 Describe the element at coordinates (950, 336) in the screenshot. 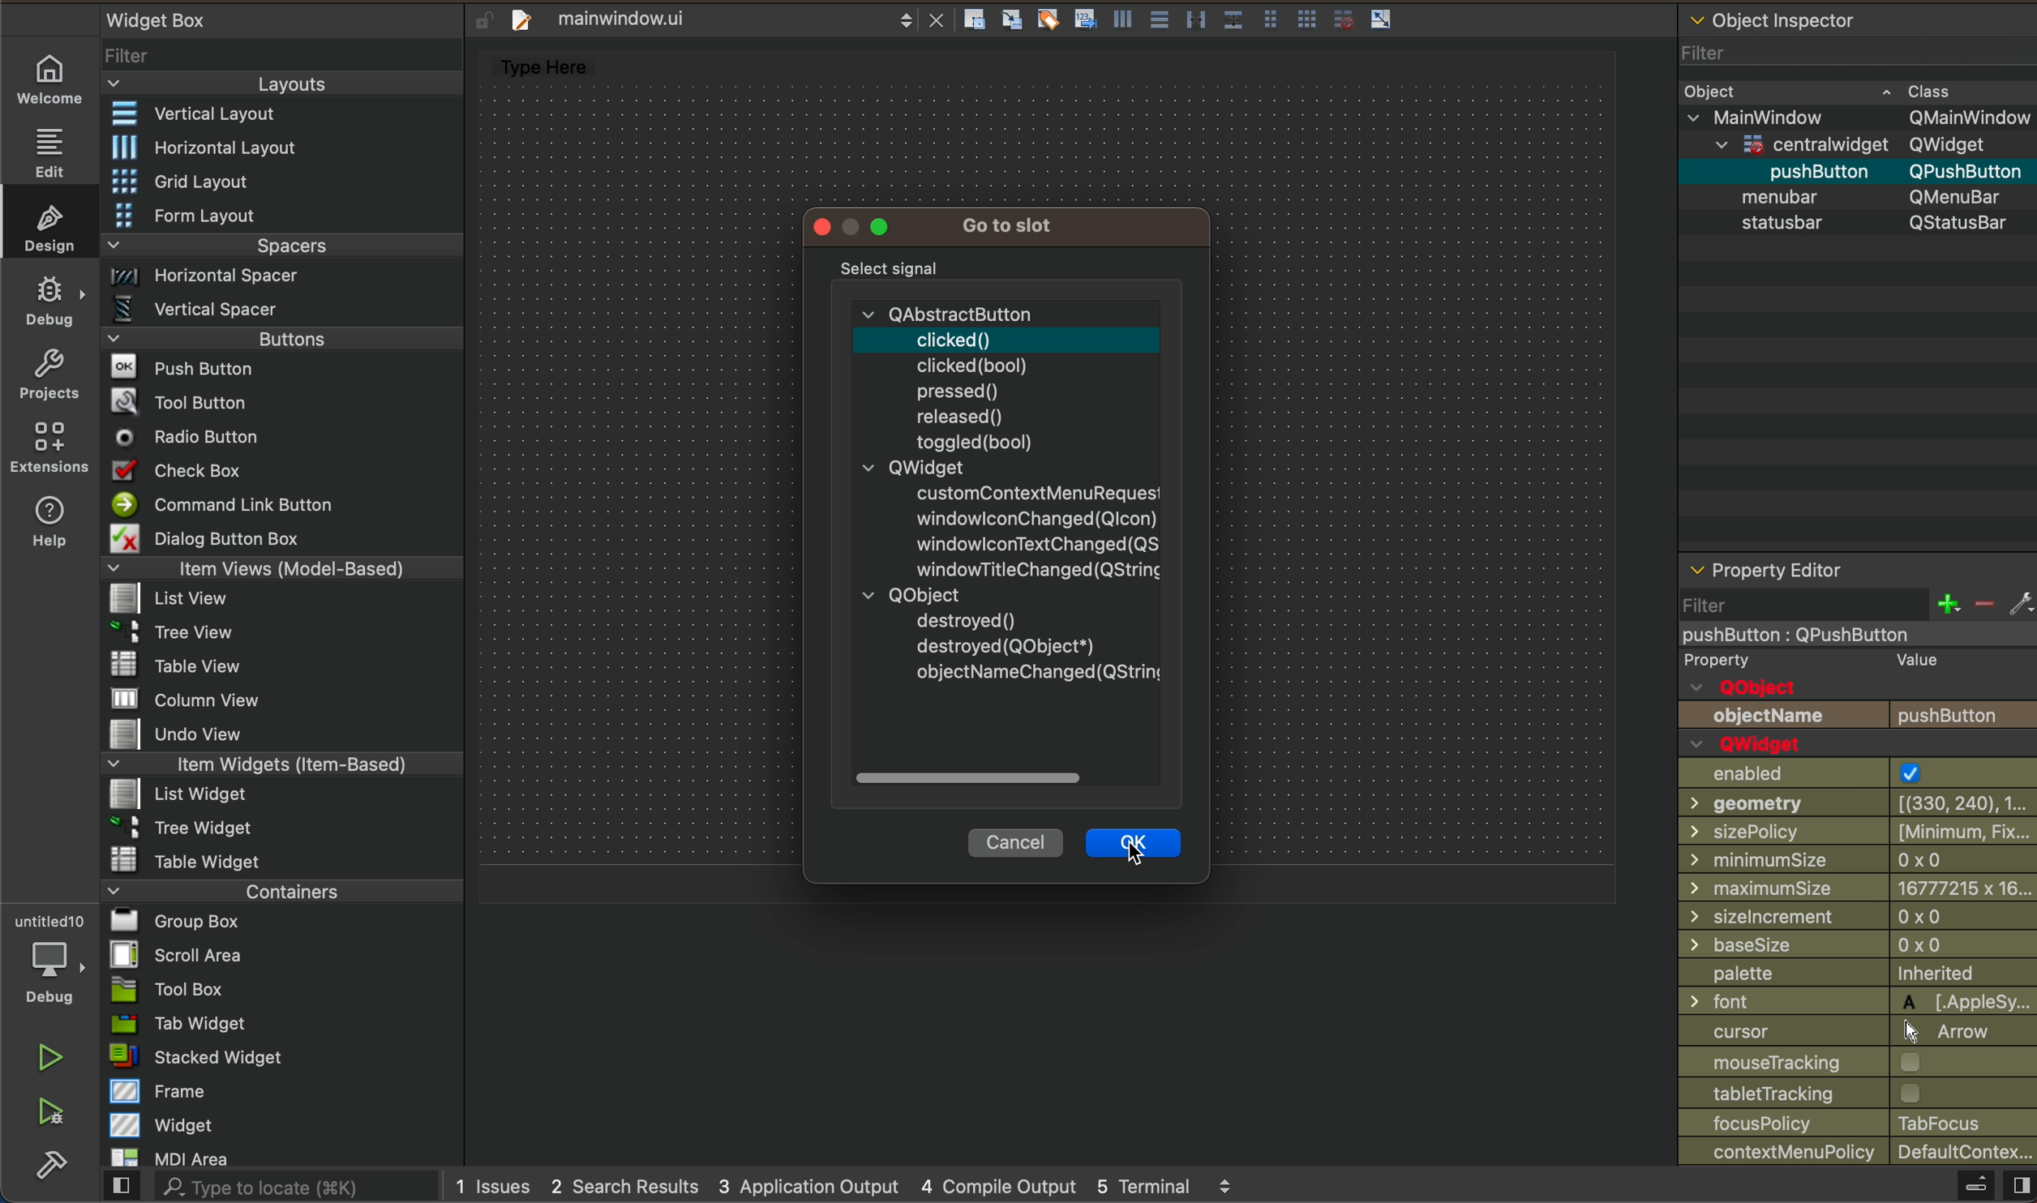

I see `clicked()` at that location.